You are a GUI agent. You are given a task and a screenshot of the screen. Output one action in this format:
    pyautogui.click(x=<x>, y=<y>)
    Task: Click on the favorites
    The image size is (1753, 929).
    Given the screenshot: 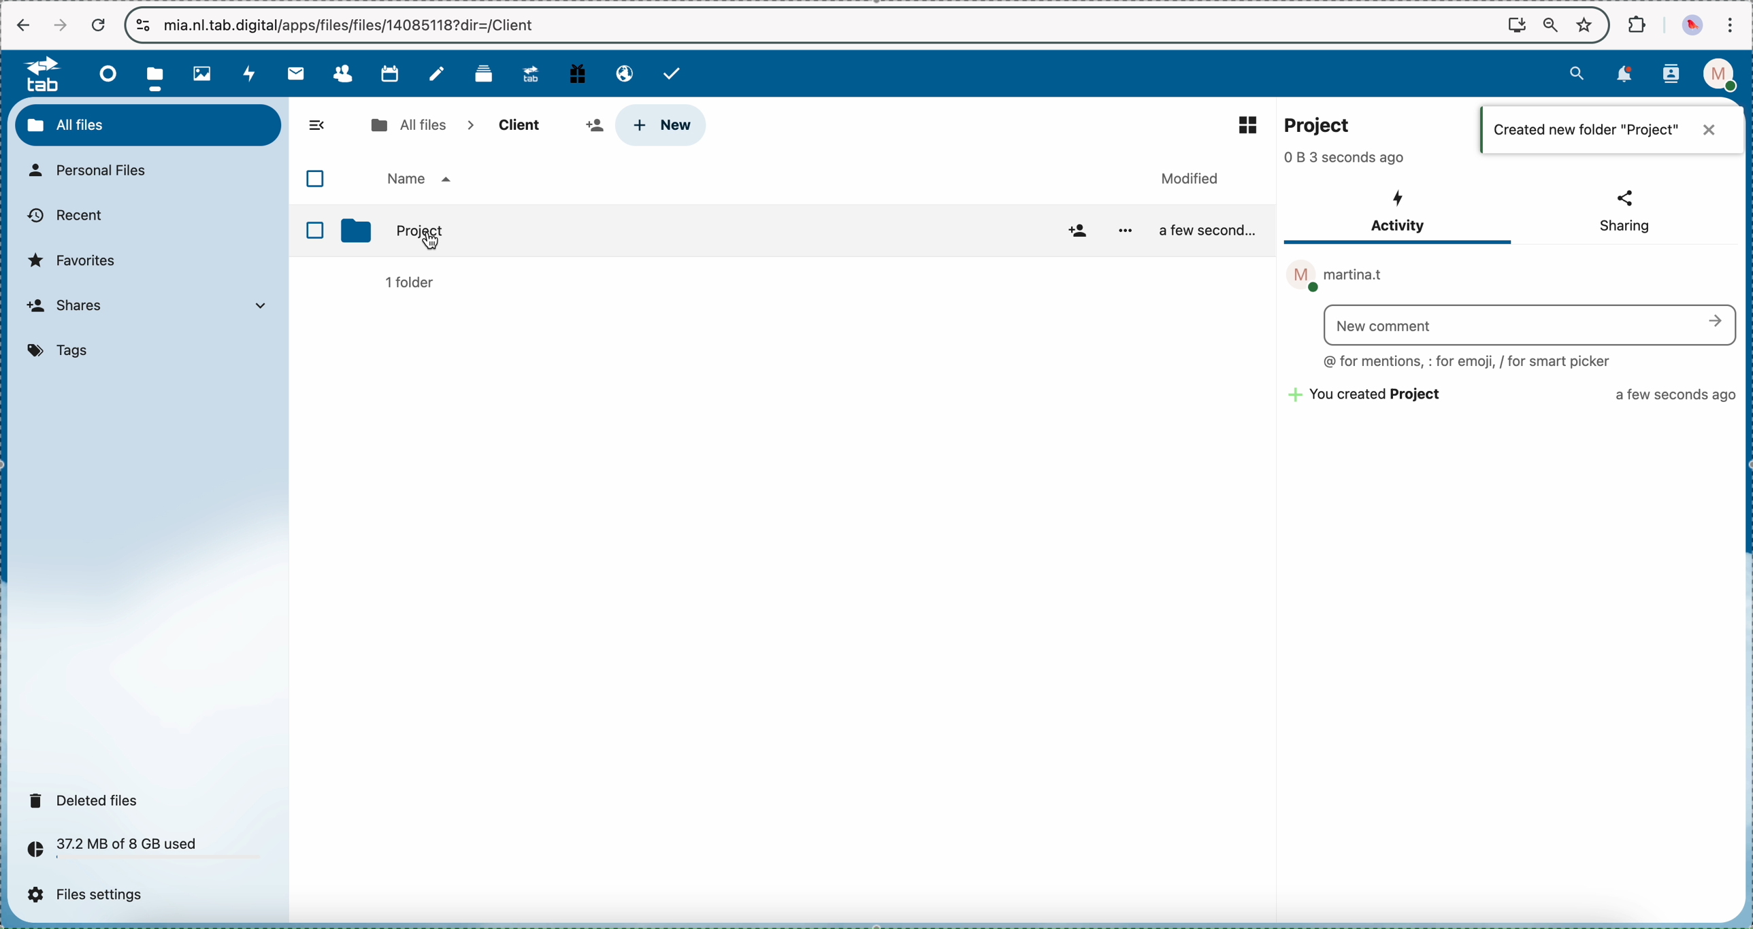 What is the action you would take?
    pyautogui.click(x=1587, y=24)
    